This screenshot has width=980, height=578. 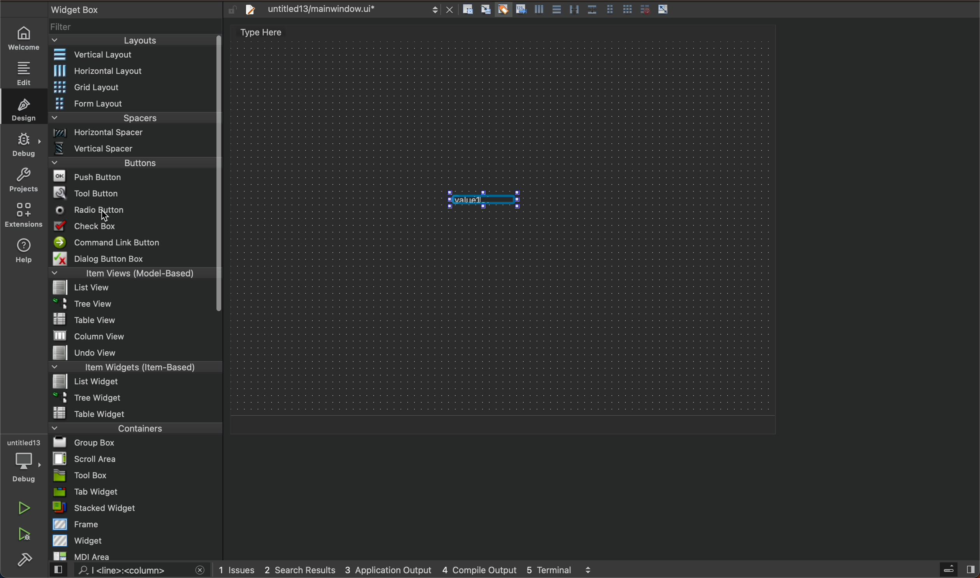 What do you see at coordinates (132, 227) in the screenshot?
I see `check box` at bounding box center [132, 227].